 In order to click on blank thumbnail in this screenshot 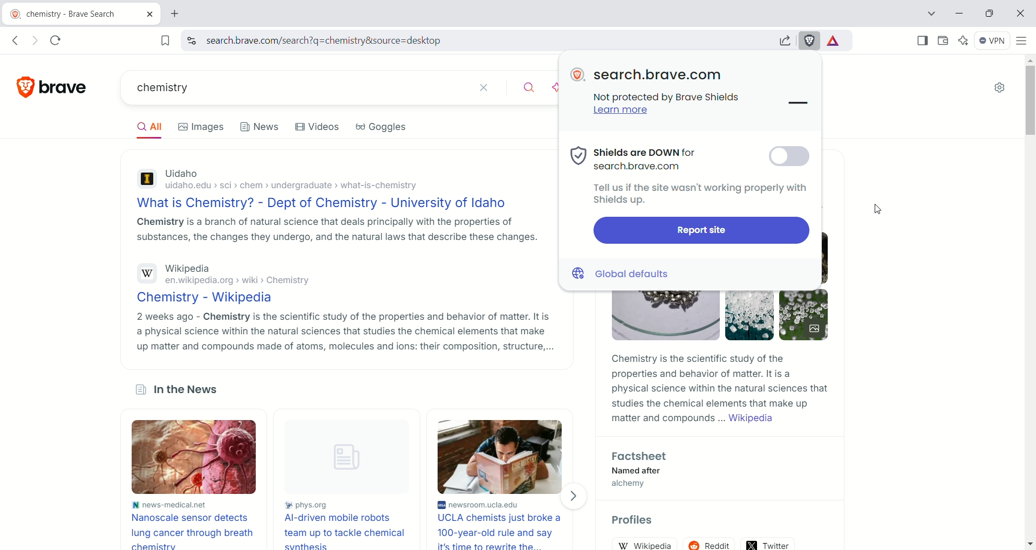, I will do `click(343, 458)`.